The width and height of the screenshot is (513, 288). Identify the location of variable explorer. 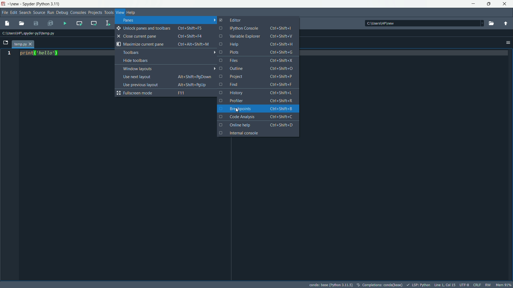
(257, 36).